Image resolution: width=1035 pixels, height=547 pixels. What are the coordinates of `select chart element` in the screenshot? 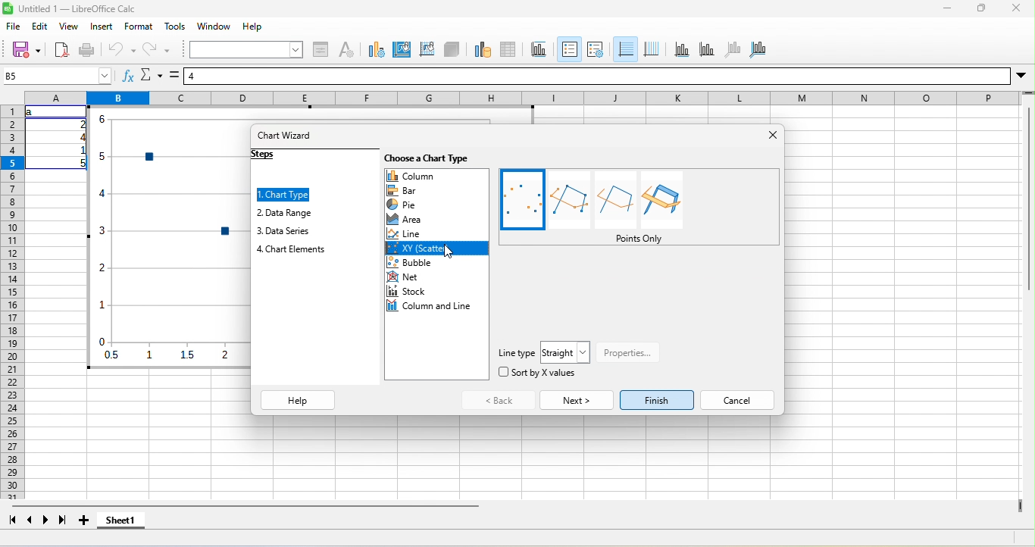 It's located at (247, 49).